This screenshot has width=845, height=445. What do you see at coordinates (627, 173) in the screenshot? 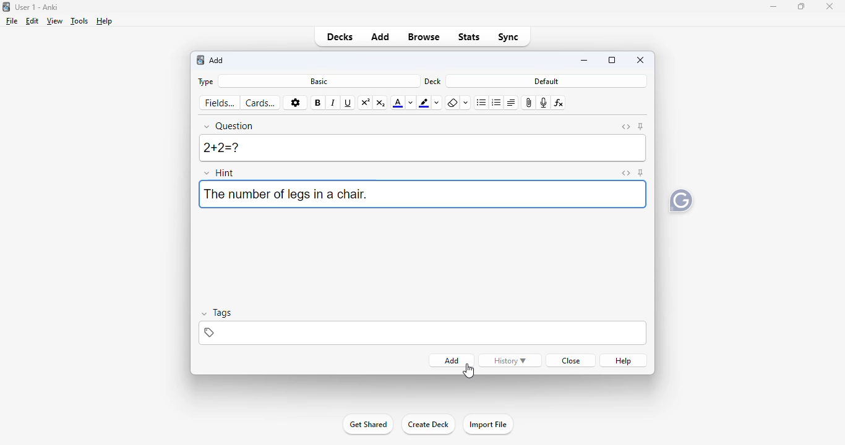
I see `toggle HTML editor` at bounding box center [627, 173].